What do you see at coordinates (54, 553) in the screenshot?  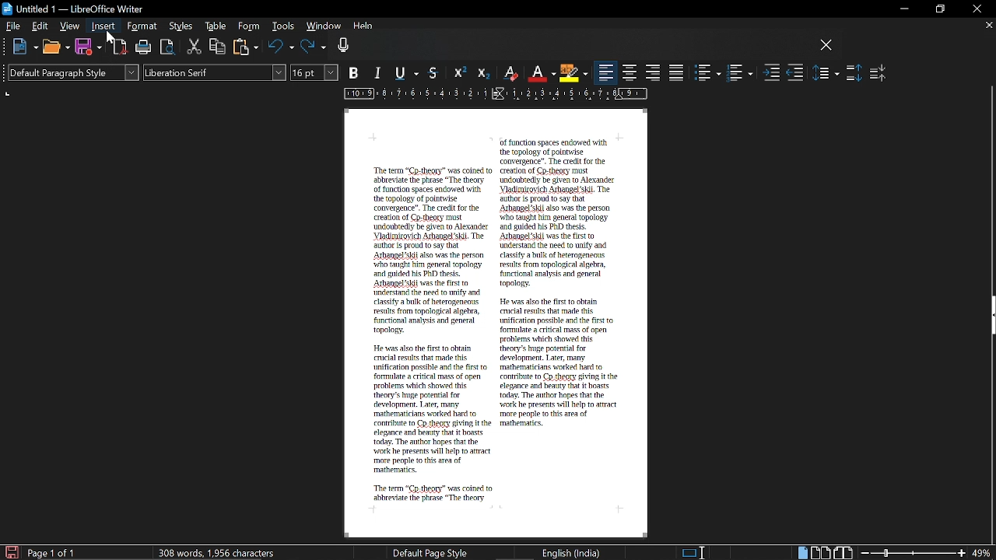 I see `page 1 of 1` at bounding box center [54, 553].